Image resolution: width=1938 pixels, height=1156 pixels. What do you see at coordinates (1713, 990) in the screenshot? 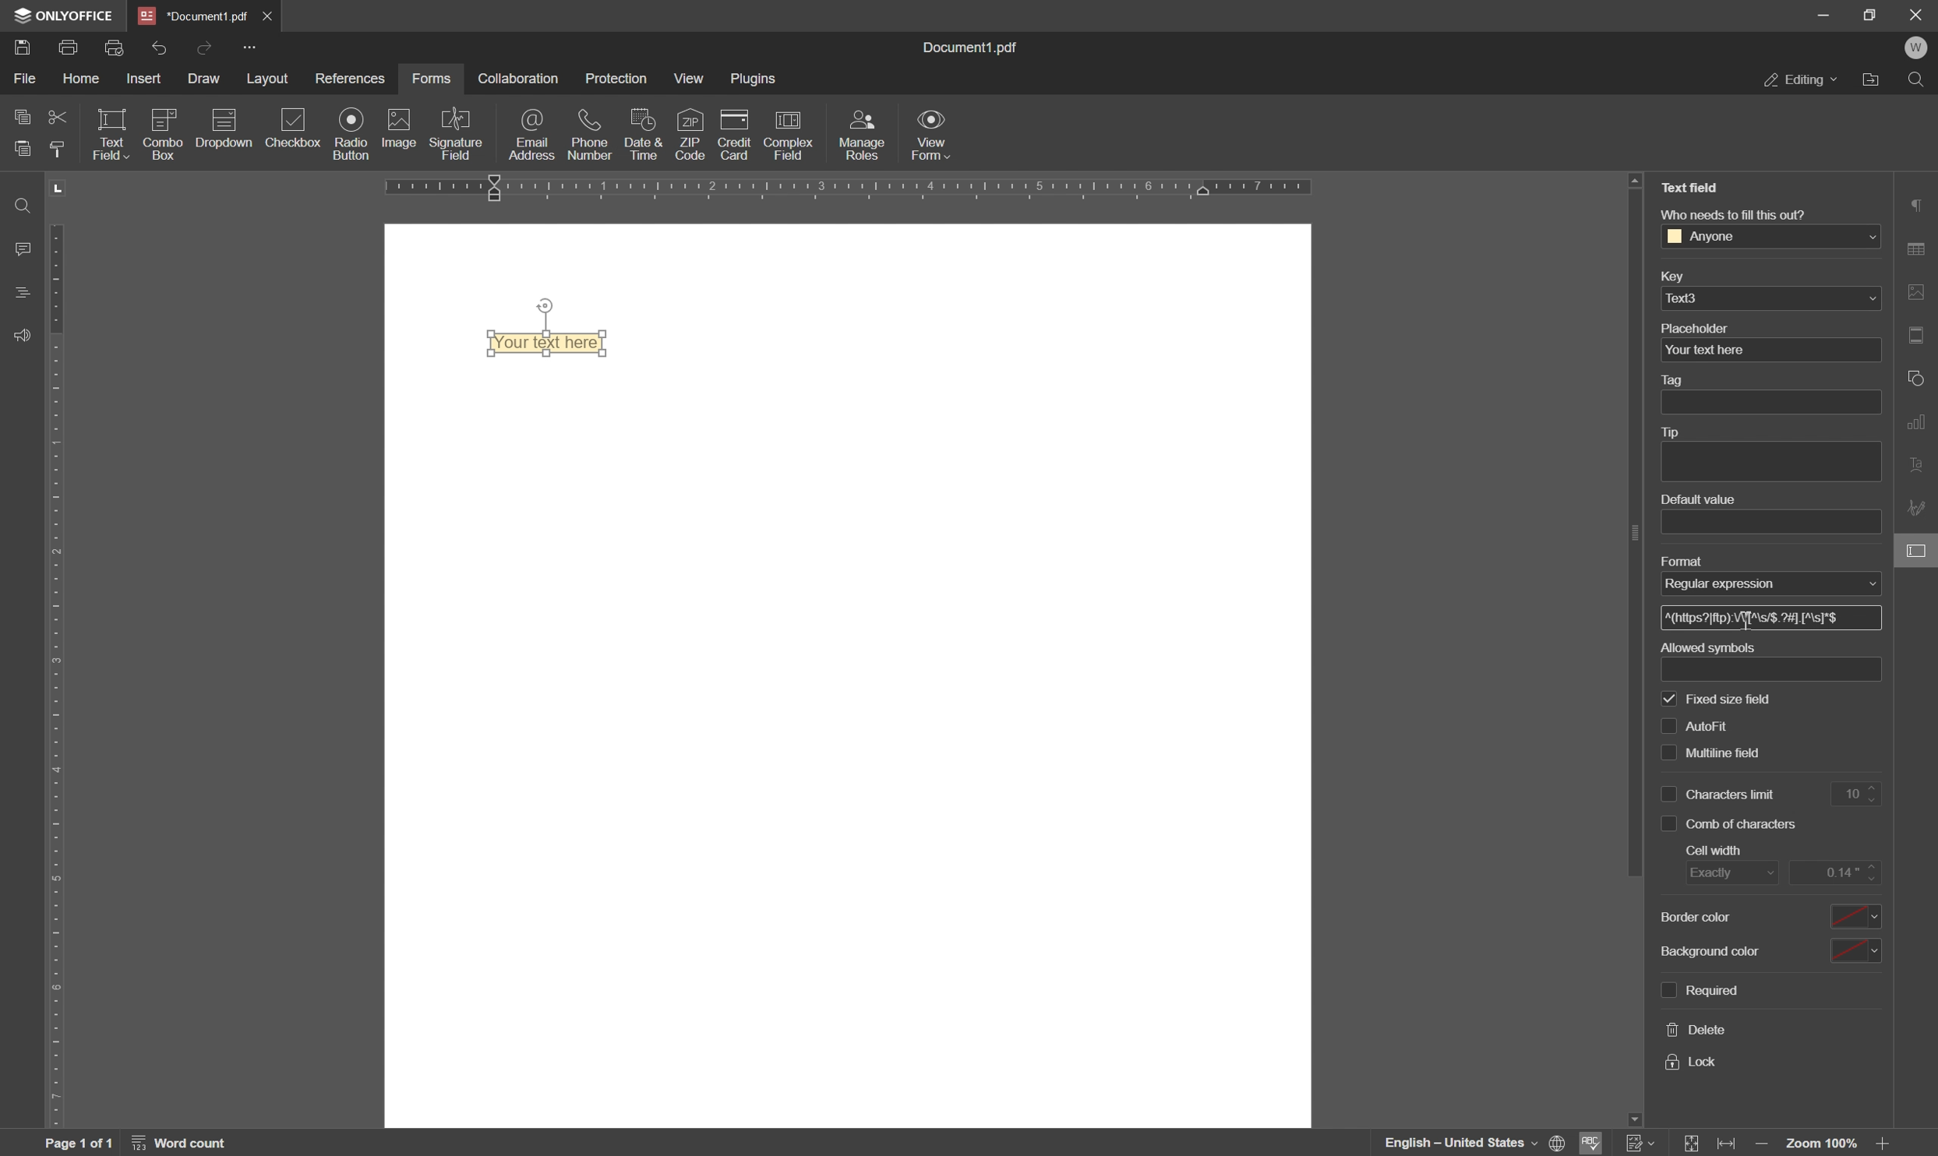
I see `required` at bounding box center [1713, 990].